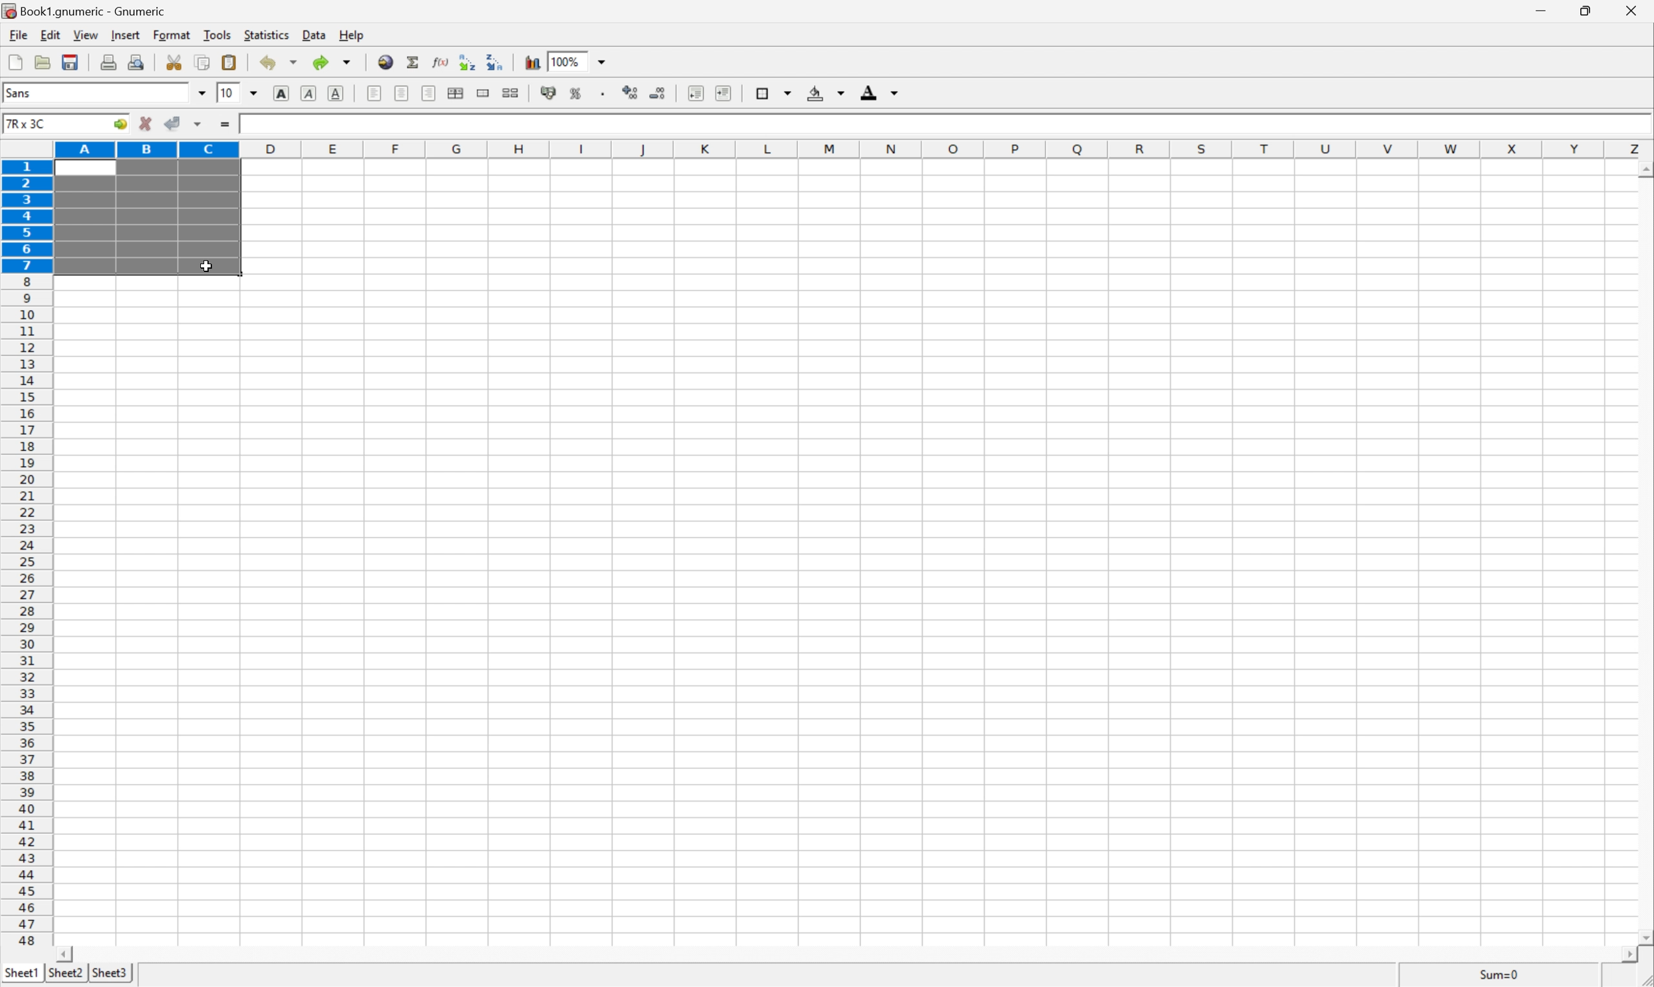 The height and width of the screenshot is (987, 1654). What do you see at coordinates (458, 93) in the screenshot?
I see `center horizontally` at bounding box center [458, 93].